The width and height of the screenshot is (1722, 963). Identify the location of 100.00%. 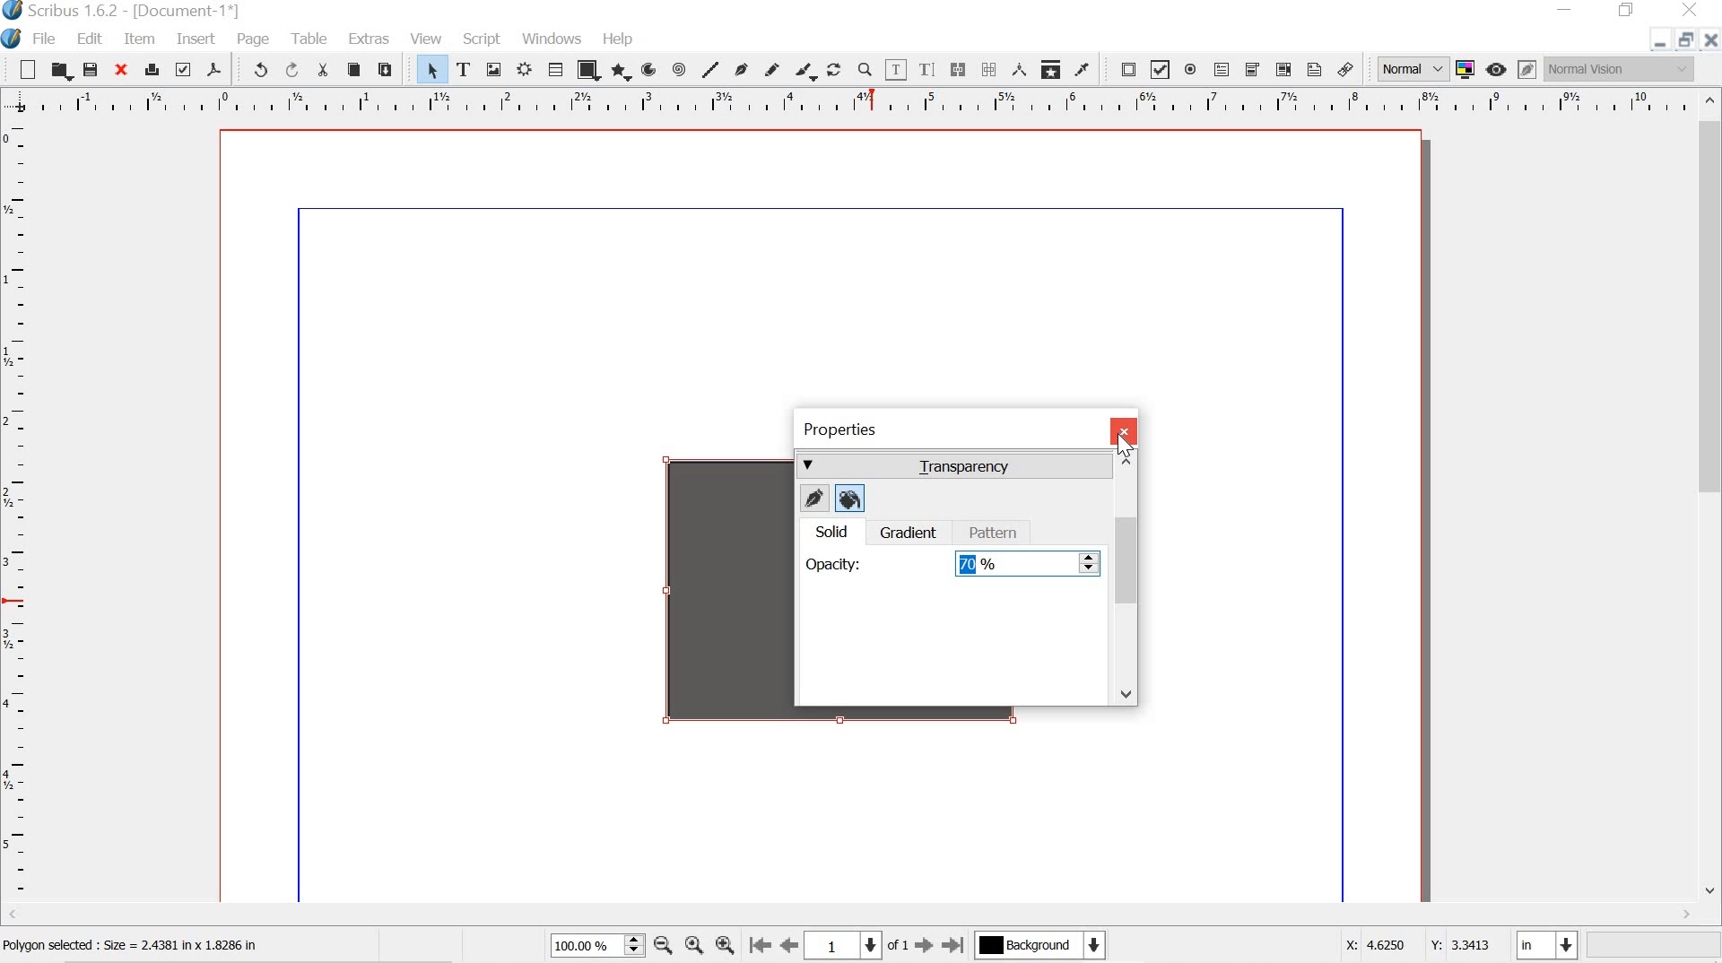
(596, 945).